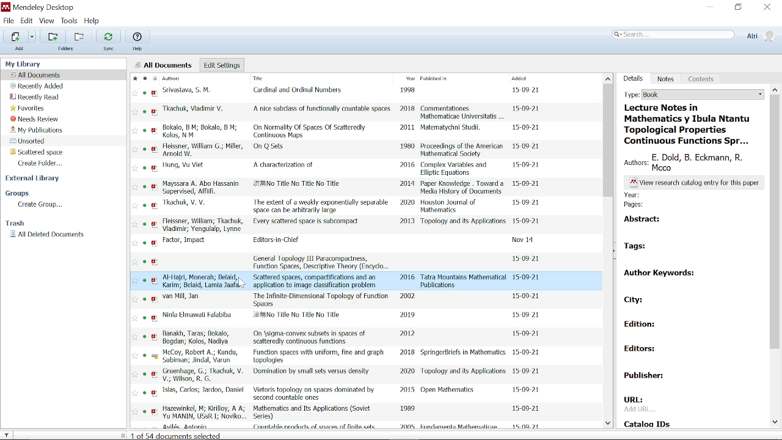  I want to click on , so click(634, 79).